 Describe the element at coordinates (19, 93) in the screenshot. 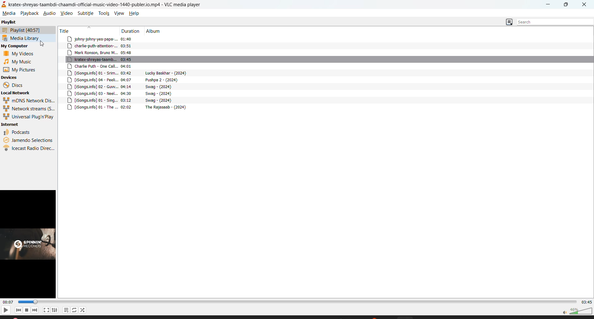

I see `local network` at that location.